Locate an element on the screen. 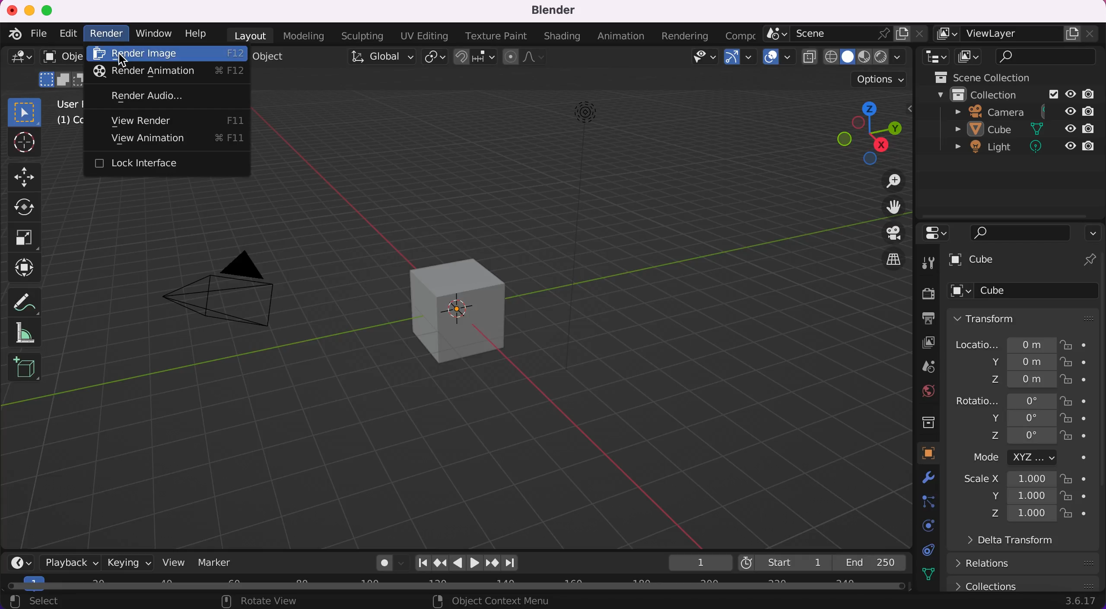 The image size is (1106, 609). jump to keyframe is located at coordinates (439, 562).